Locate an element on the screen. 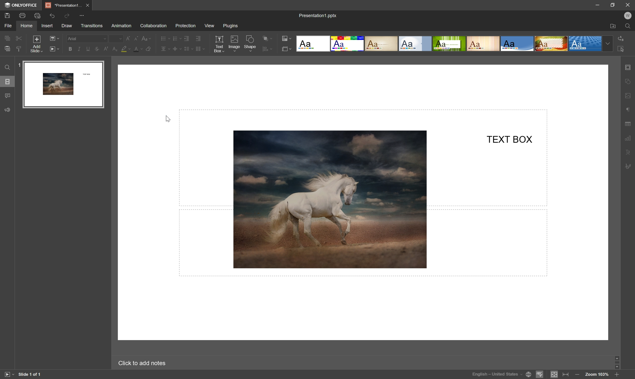 The image size is (635, 379). file is located at coordinates (7, 26).